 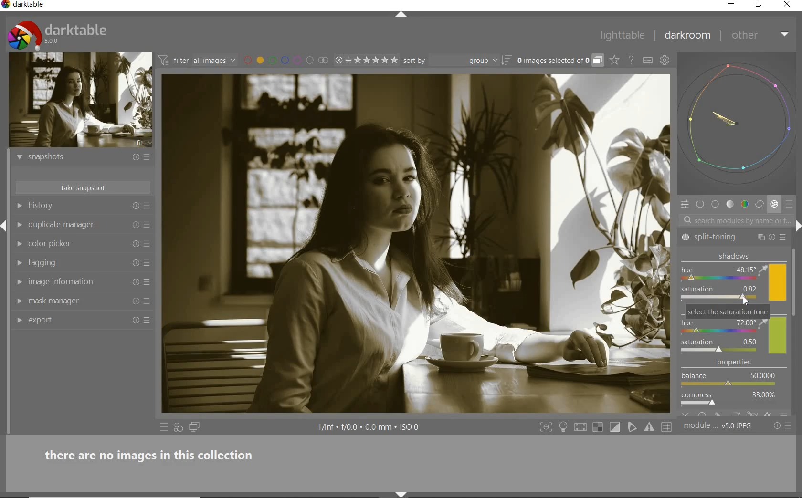 I want to click on scrollbar, so click(x=796, y=281).